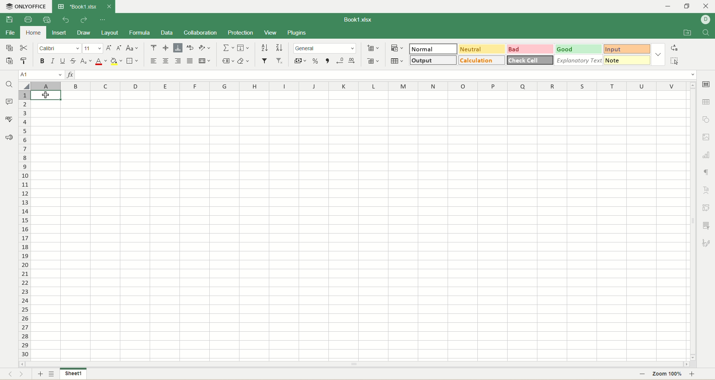  I want to click on signature settings, so click(707, 242).